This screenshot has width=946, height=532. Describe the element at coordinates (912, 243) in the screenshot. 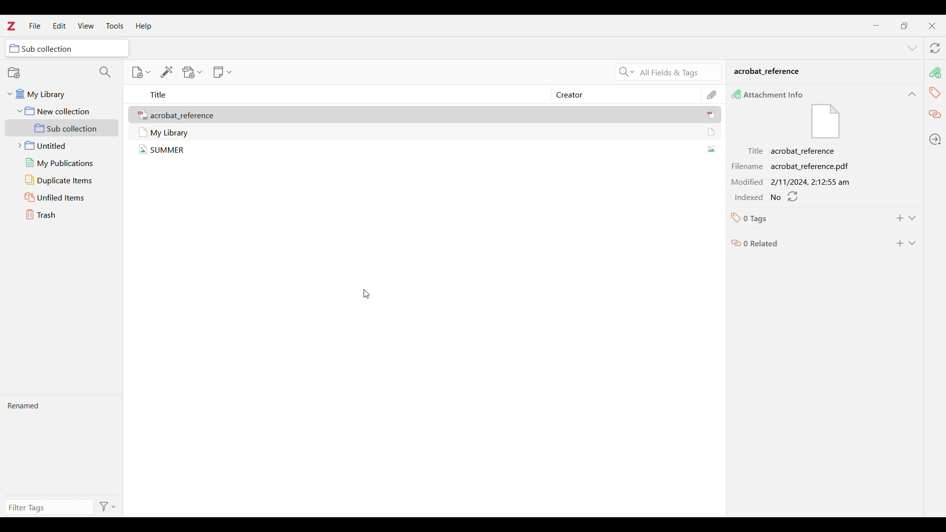

I see `Expand` at that location.